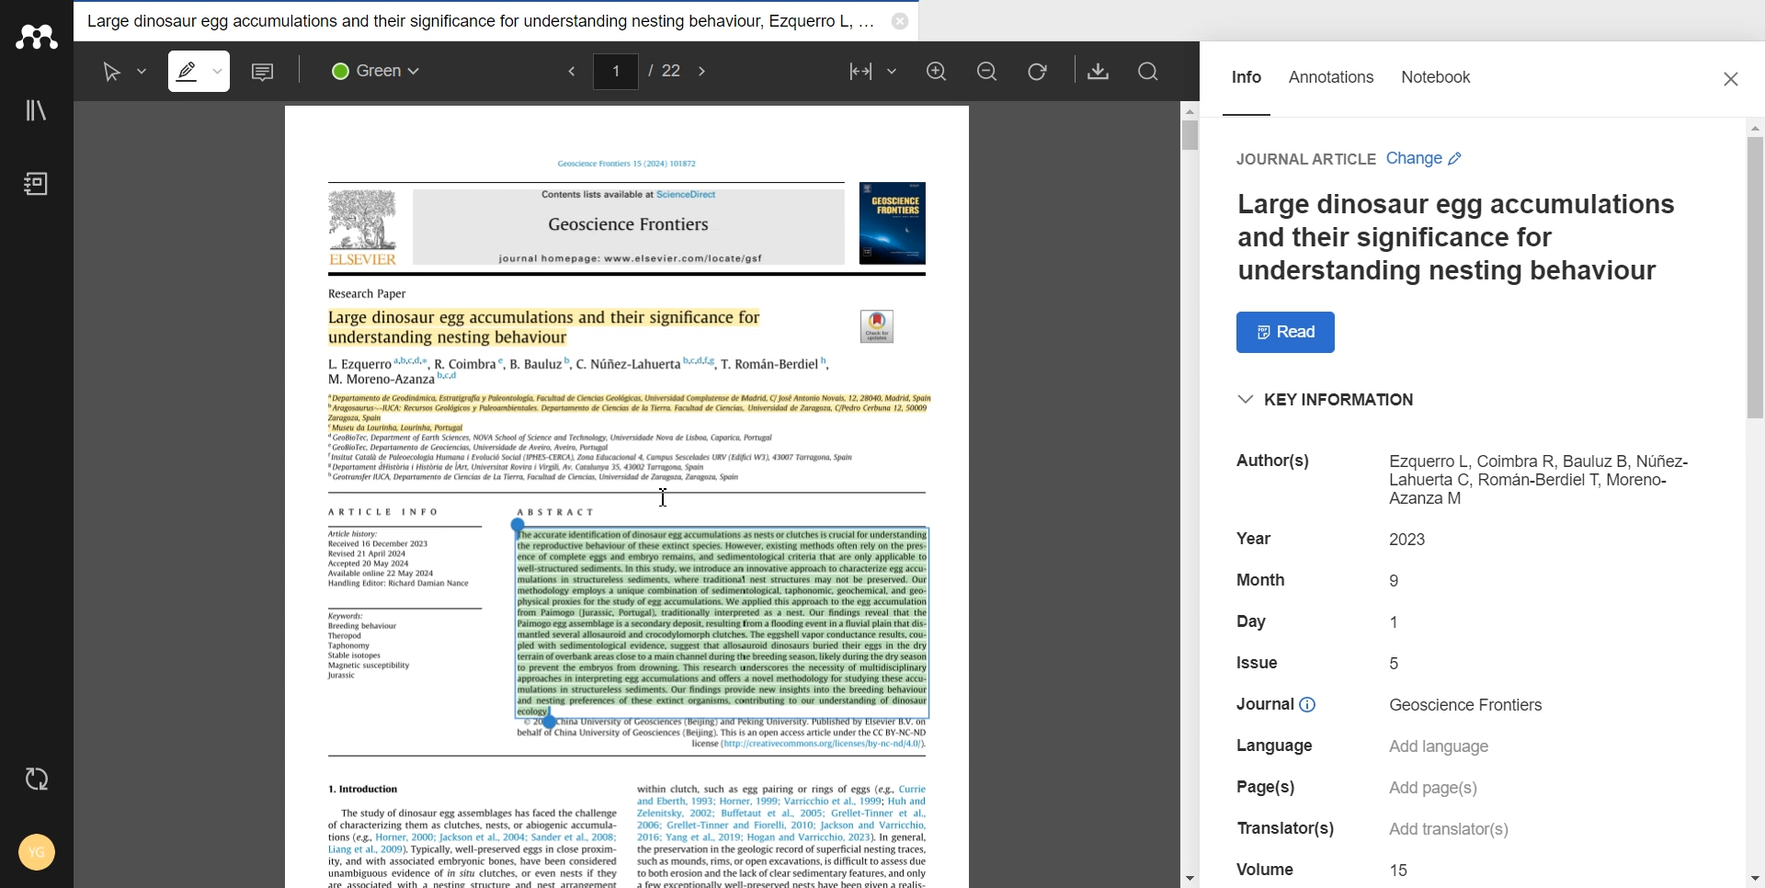  Describe the element at coordinates (939, 70) in the screenshot. I see `Zoom in` at that location.